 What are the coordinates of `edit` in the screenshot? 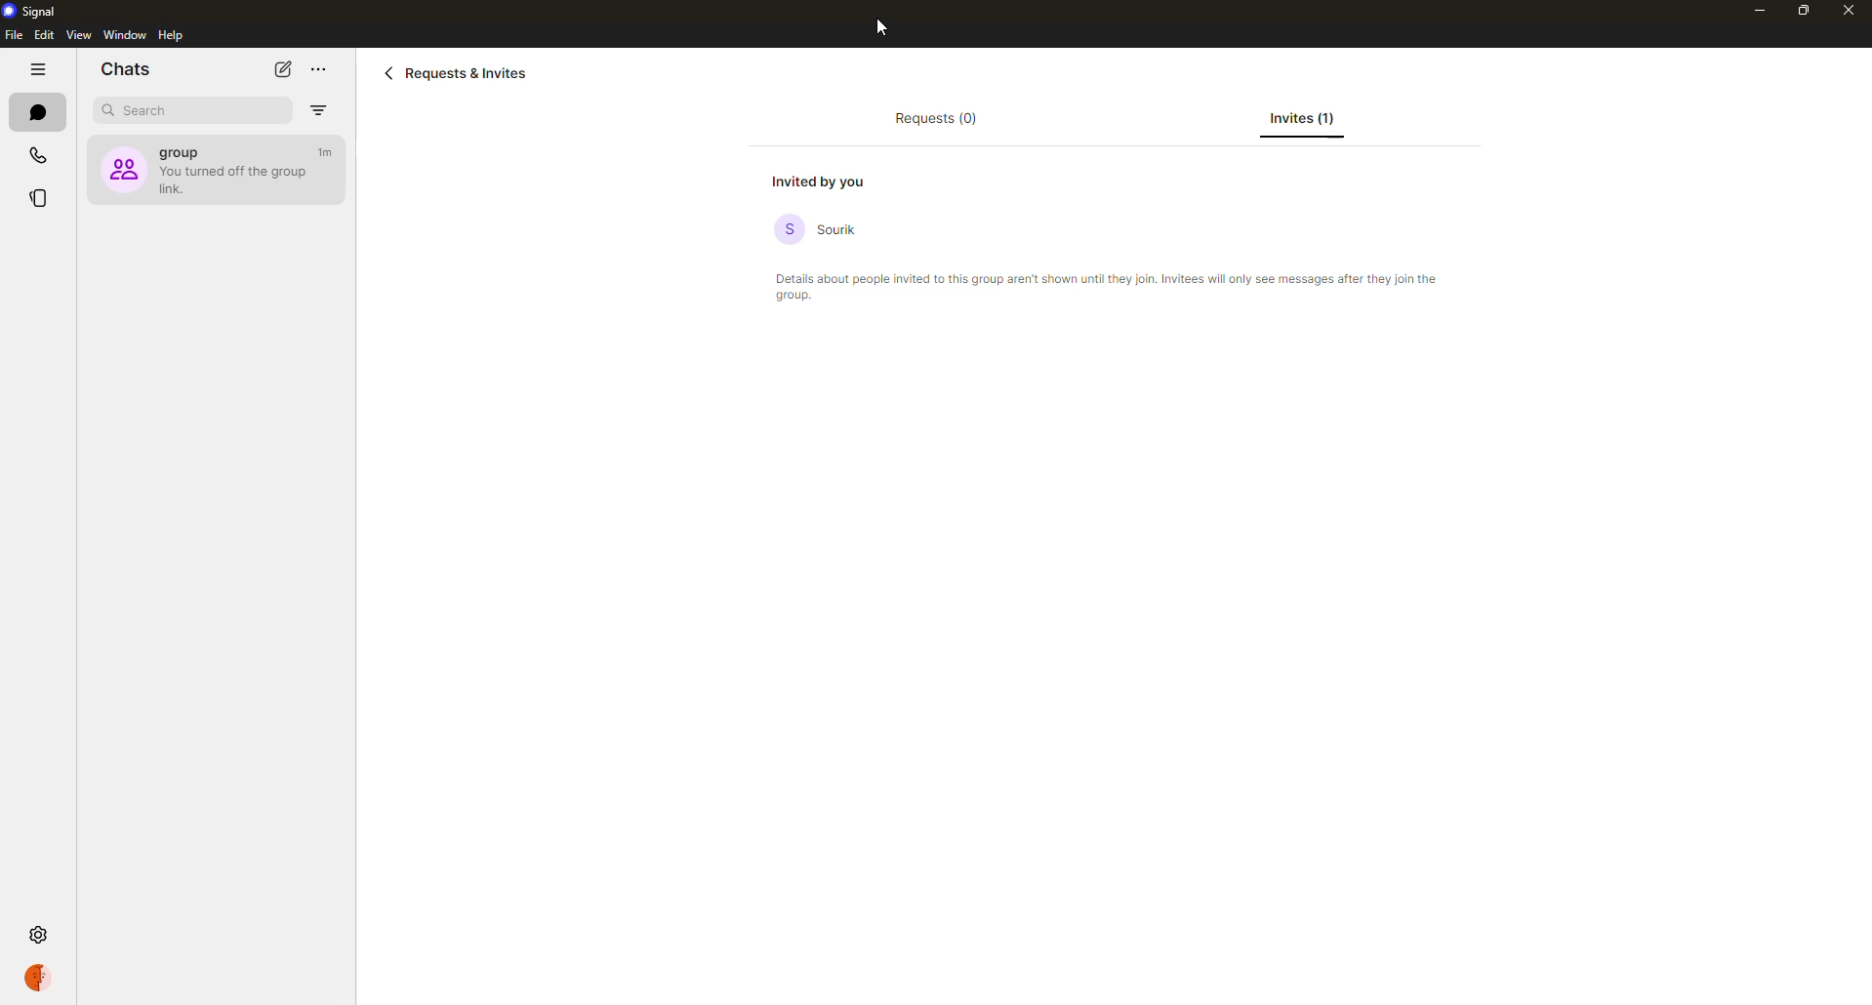 It's located at (45, 36).